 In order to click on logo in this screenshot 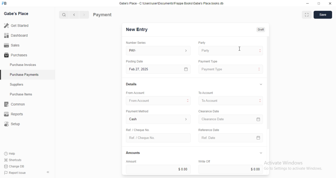, I will do `click(6, 3)`.